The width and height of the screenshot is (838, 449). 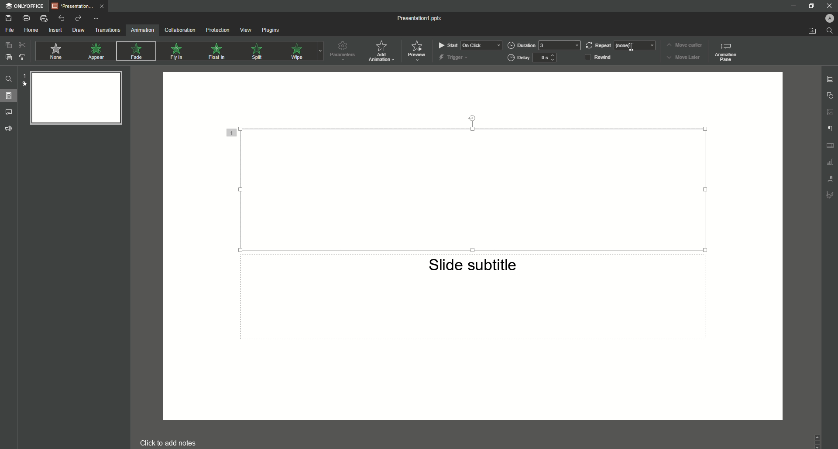 What do you see at coordinates (468, 45) in the screenshot?
I see `Start` at bounding box center [468, 45].